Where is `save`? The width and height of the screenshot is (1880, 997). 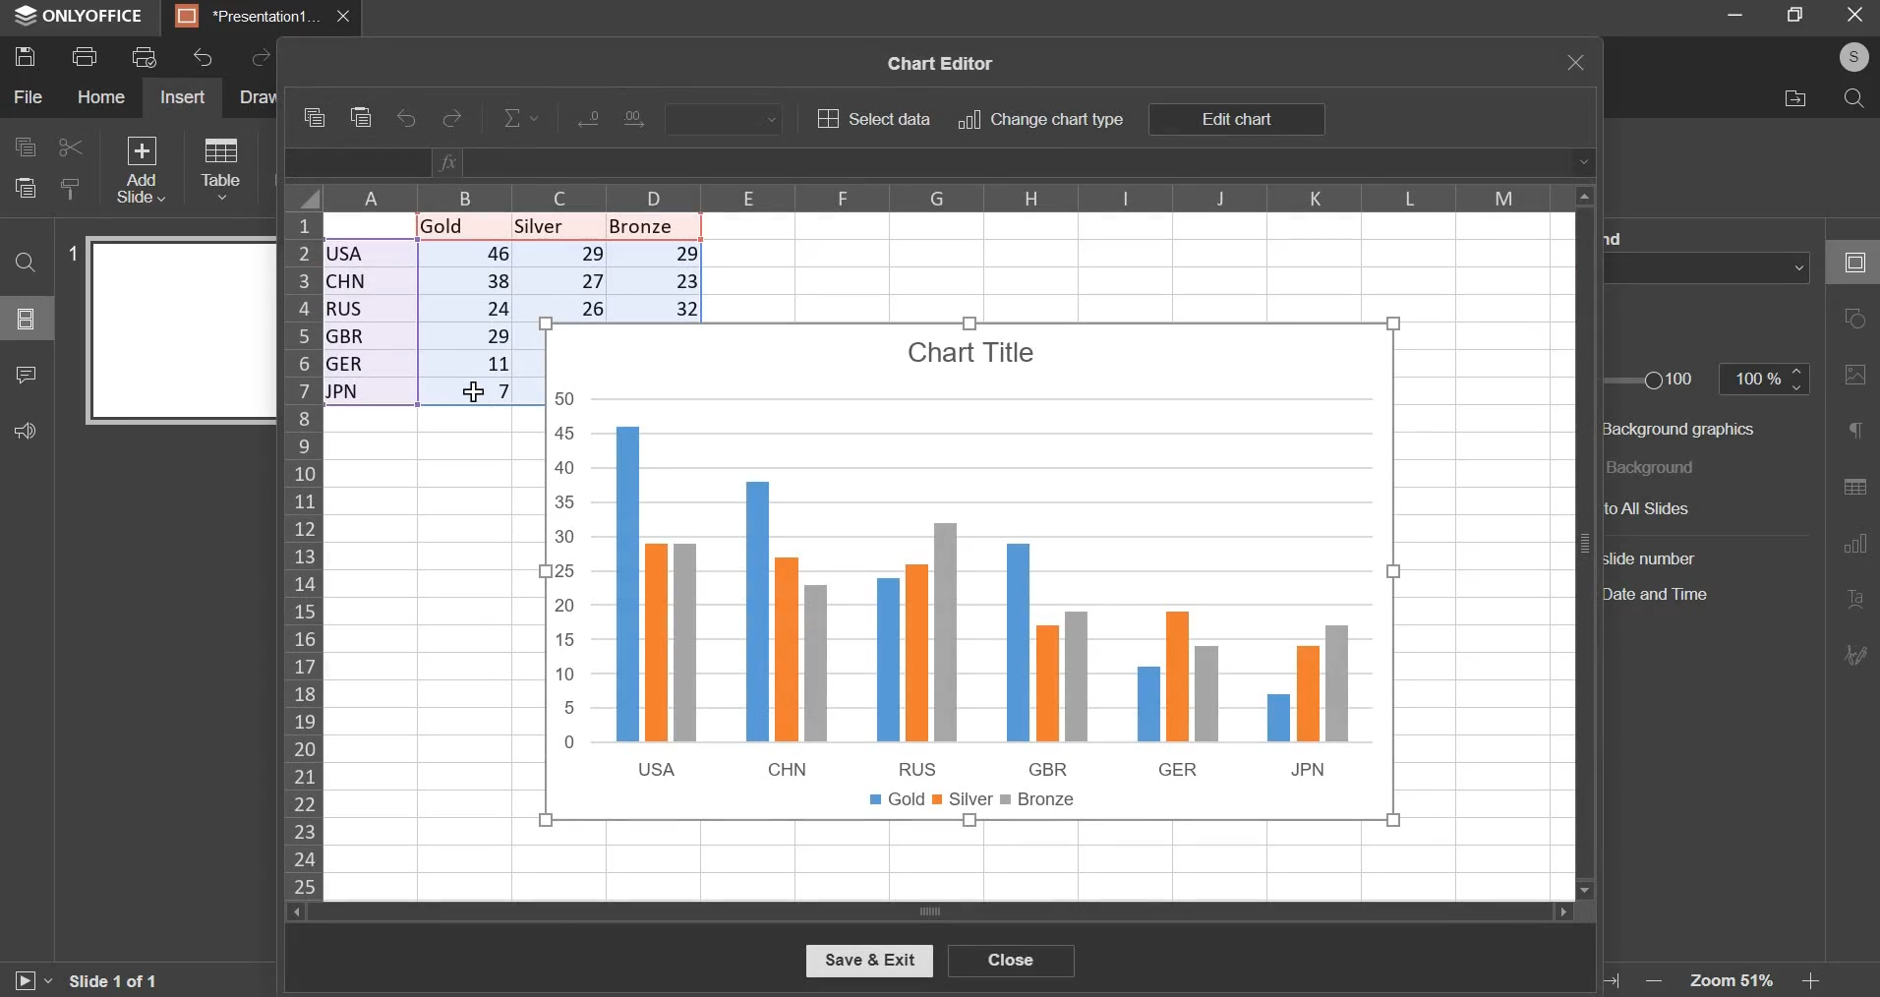
save is located at coordinates (25, 57).